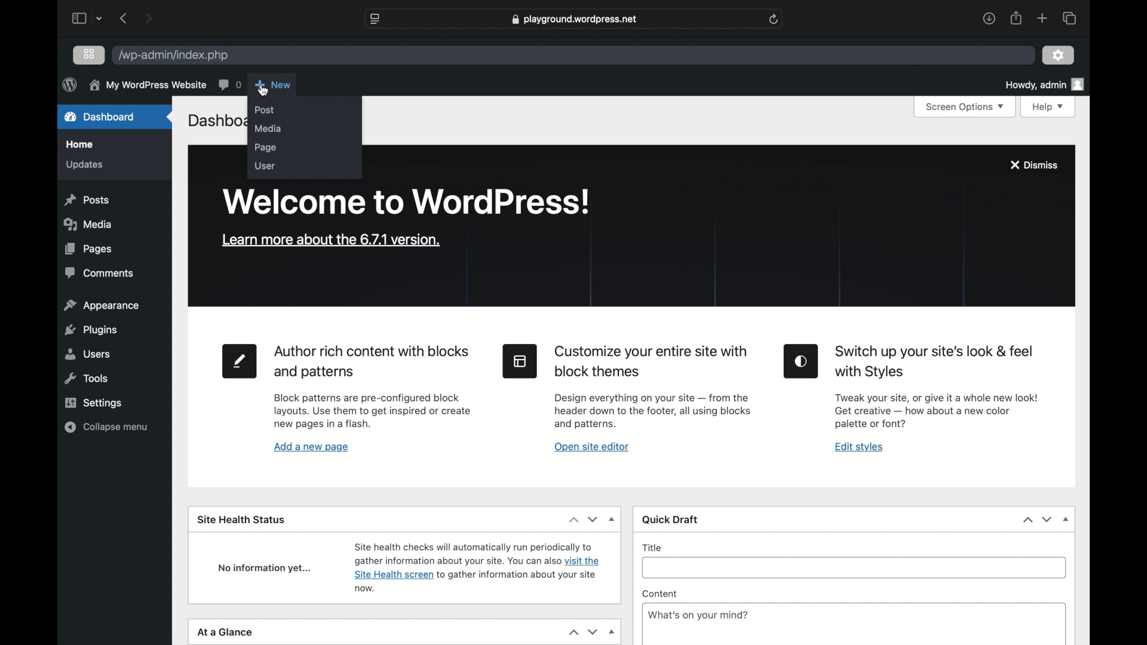  Describe the element at coordinates (176, 56) in the screenshot. I see `/wp-admin/index.php` at that location.